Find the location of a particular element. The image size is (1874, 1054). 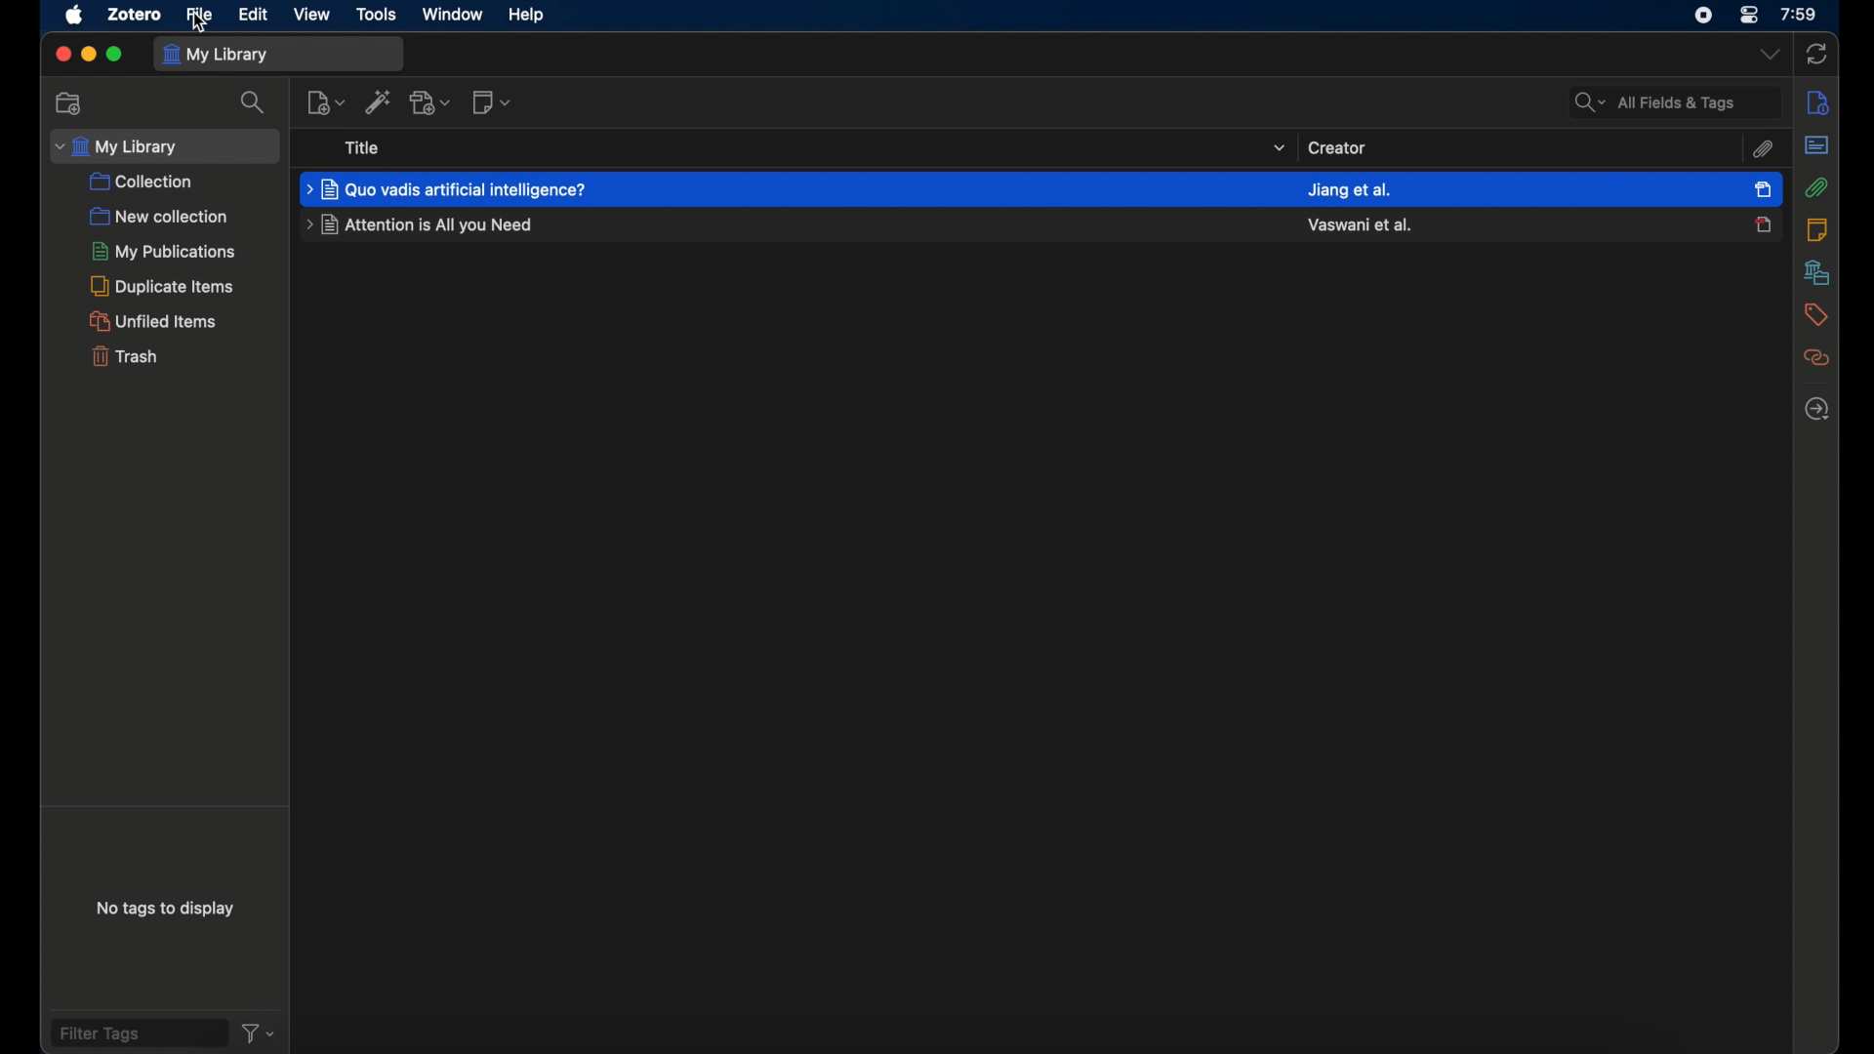

attachments is located at coordinates (1762, 150).